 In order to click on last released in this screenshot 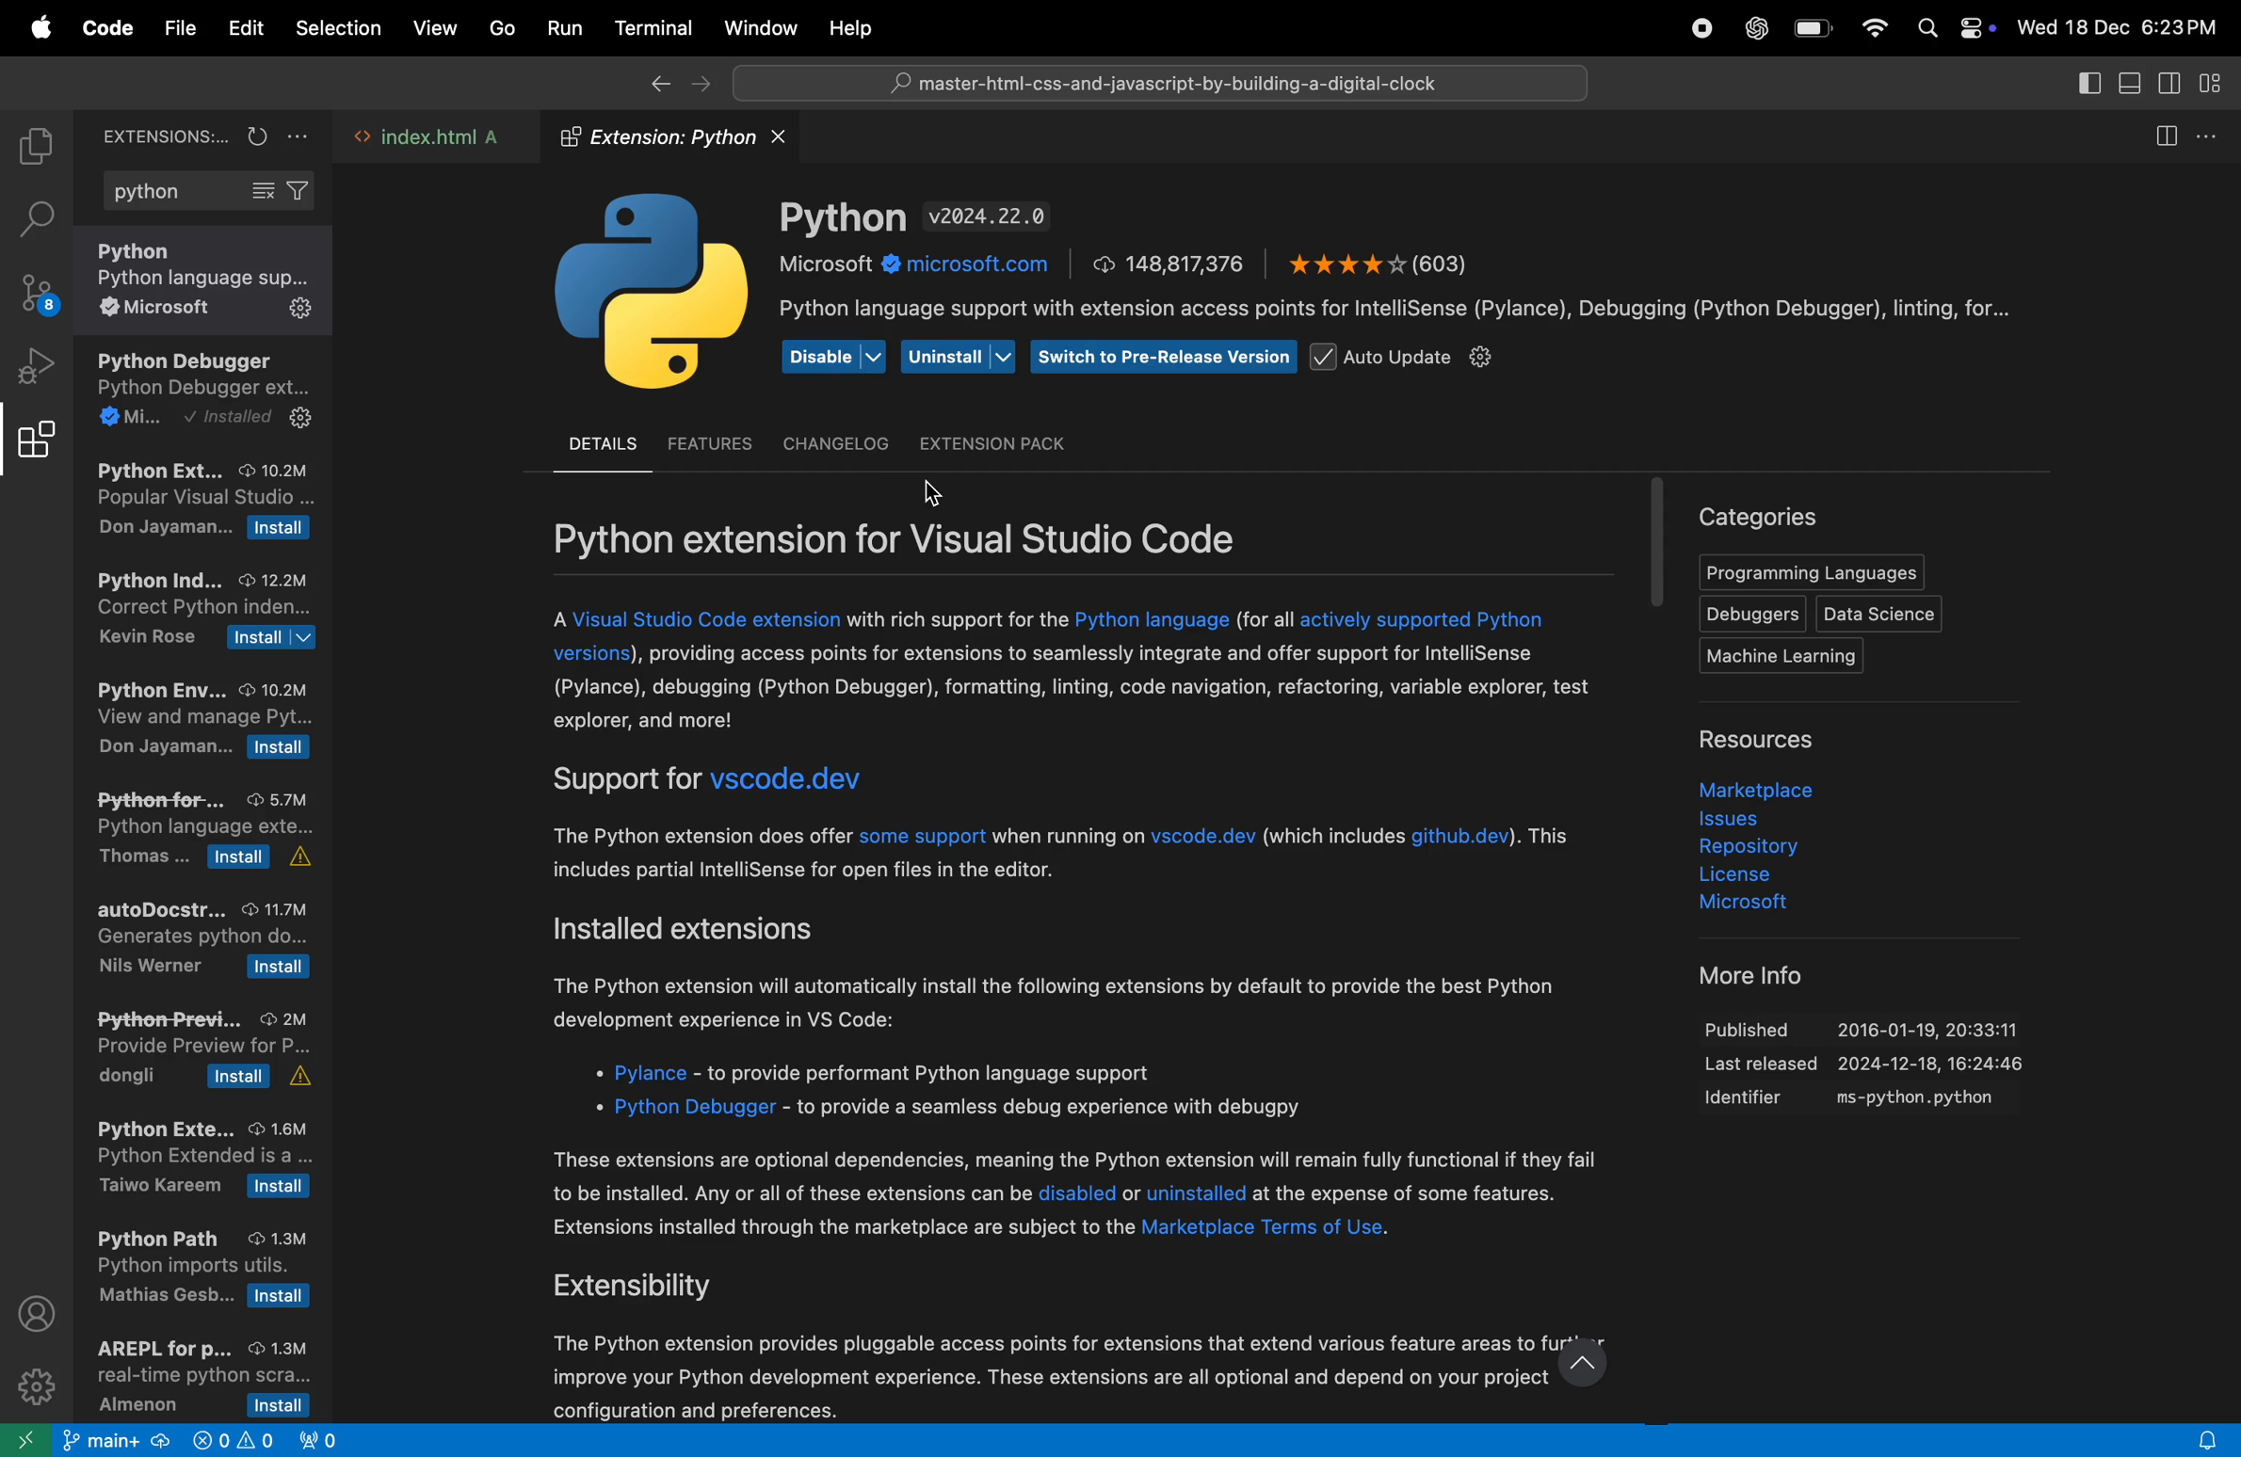, I will do `click(1872, 1066)`.